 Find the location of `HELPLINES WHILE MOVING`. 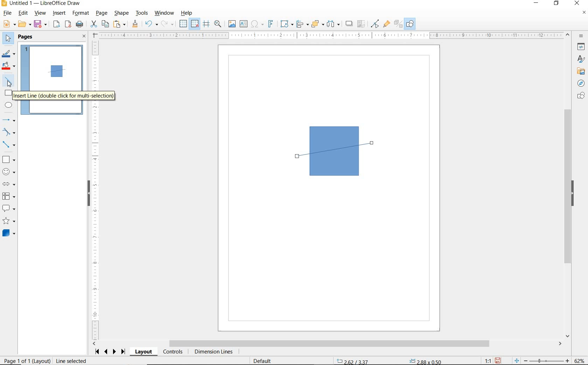

HELPLINES WHILE MOVING is located at coordinates (208, 25).